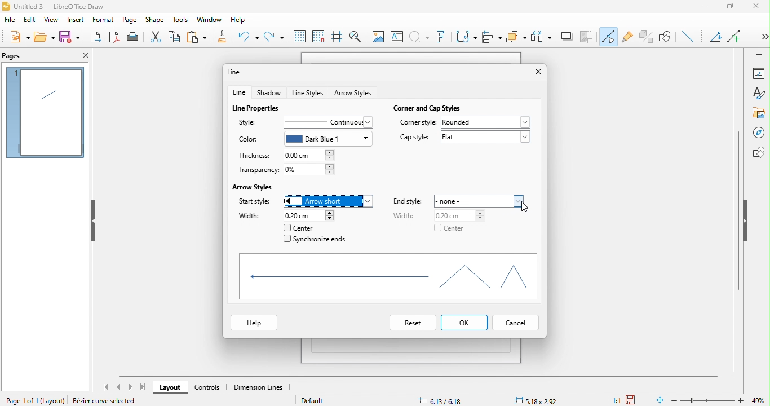  I want to click on ok, so click(465, 322).